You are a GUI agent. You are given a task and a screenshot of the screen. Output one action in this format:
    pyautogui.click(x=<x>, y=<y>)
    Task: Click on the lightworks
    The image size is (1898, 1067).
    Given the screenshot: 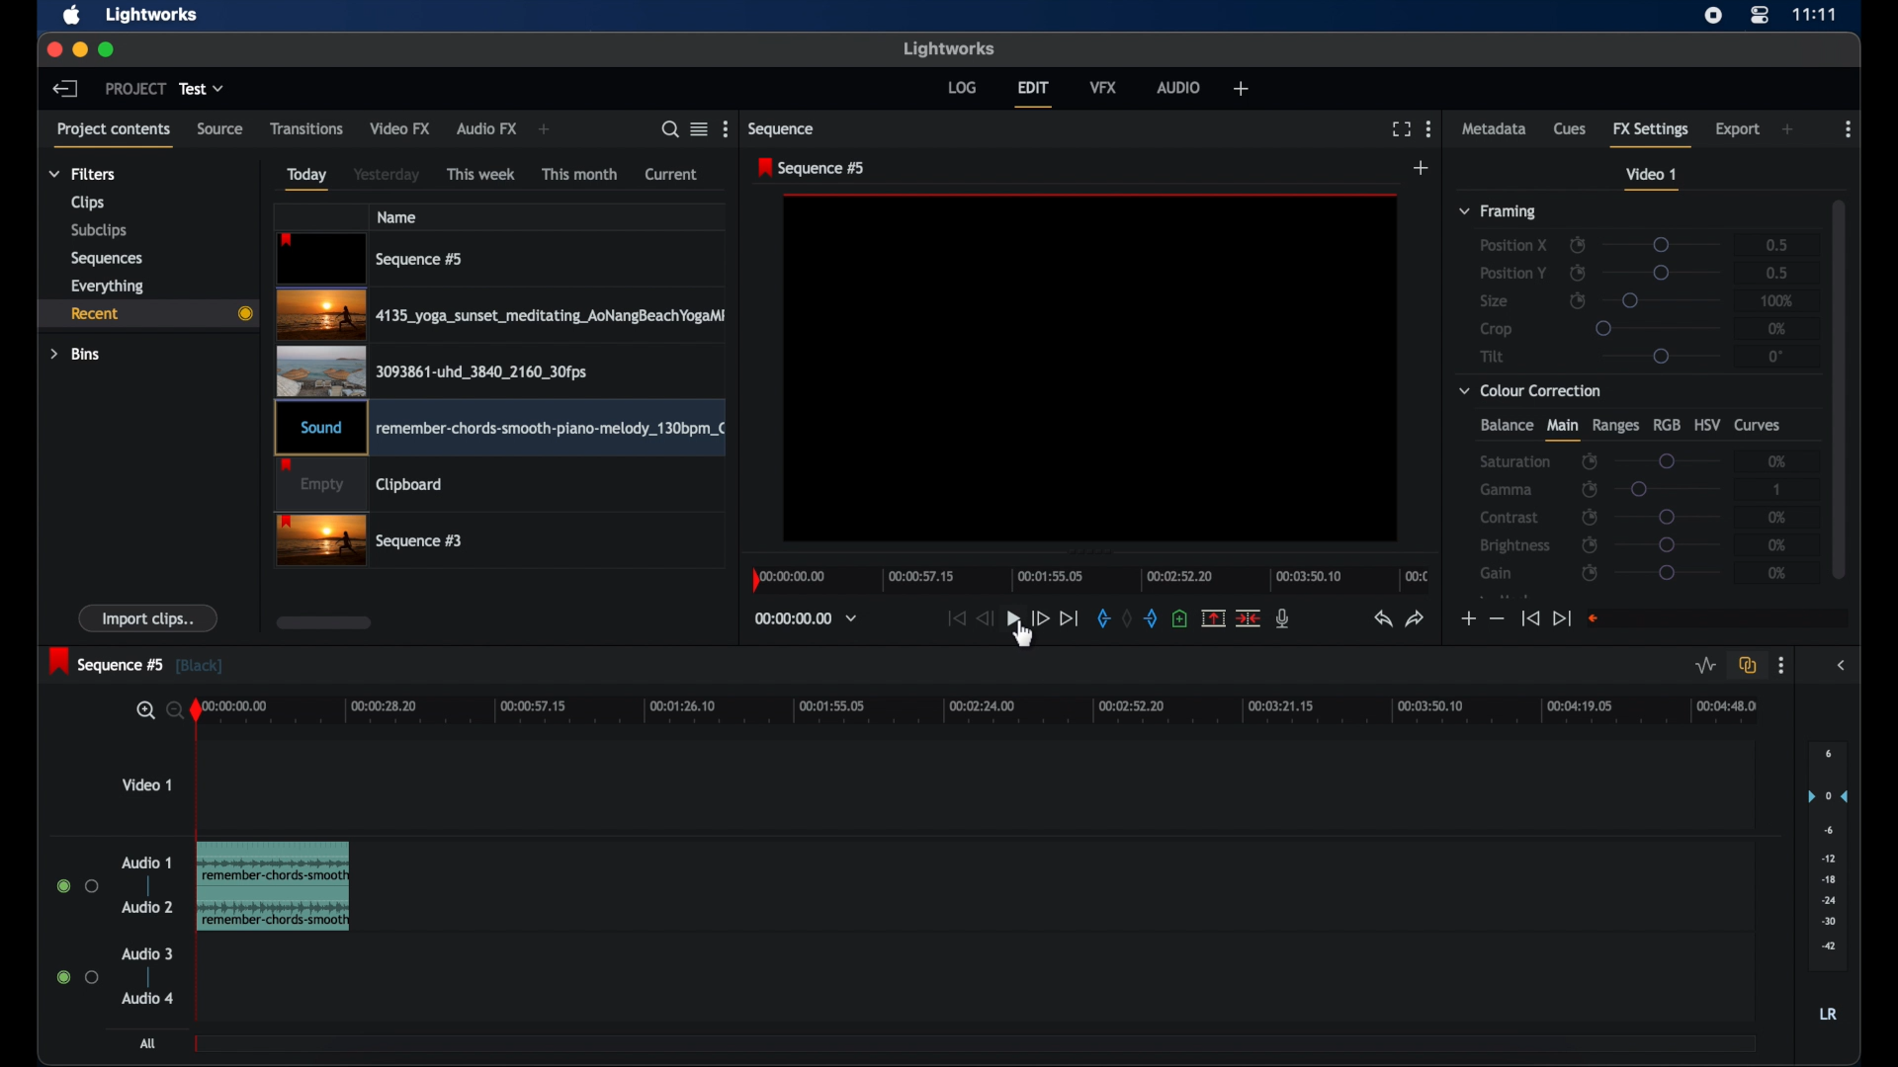 What is the action you would take?
    pyautogui.click(x=154, y=15)
    